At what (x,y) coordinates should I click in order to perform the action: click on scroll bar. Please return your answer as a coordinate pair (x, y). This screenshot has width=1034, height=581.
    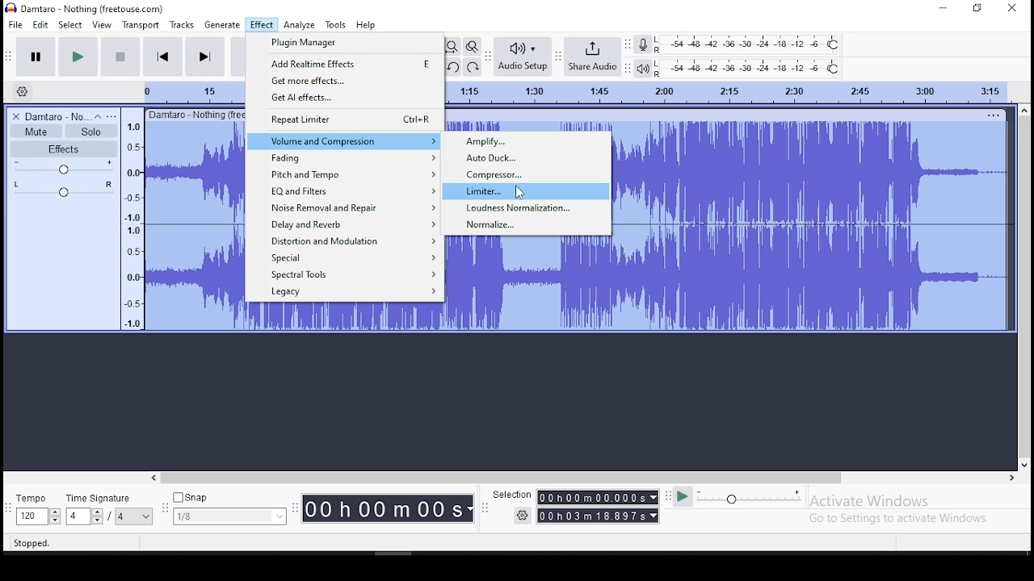
    Looking at the image, I should click on (1024, 287).